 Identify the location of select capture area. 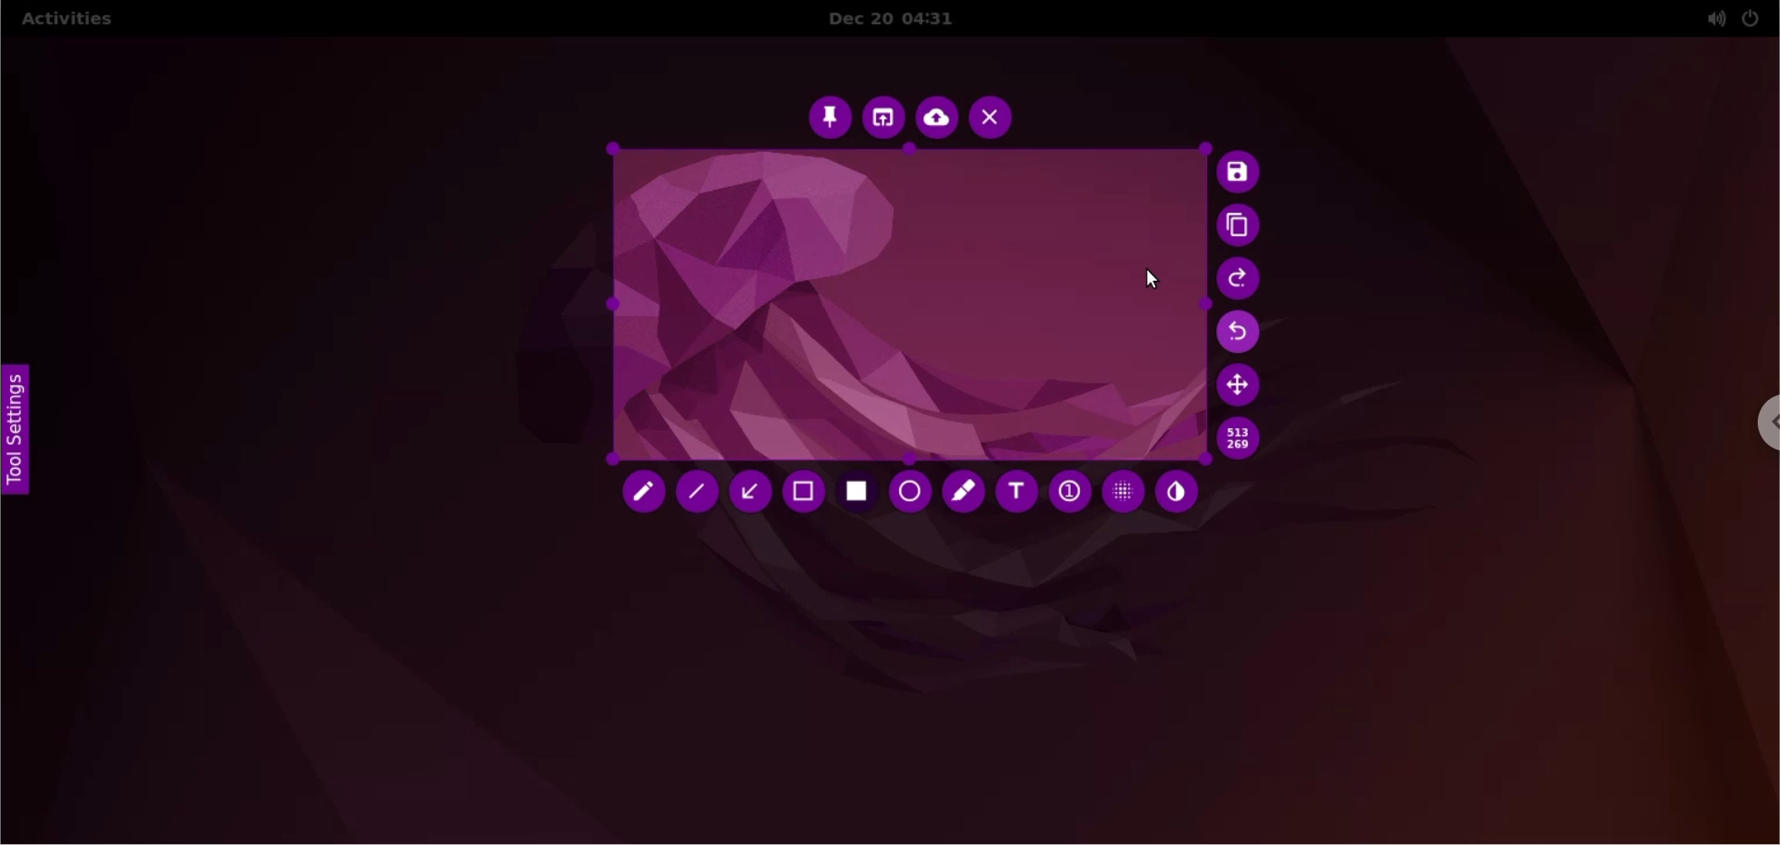
(908, 307).